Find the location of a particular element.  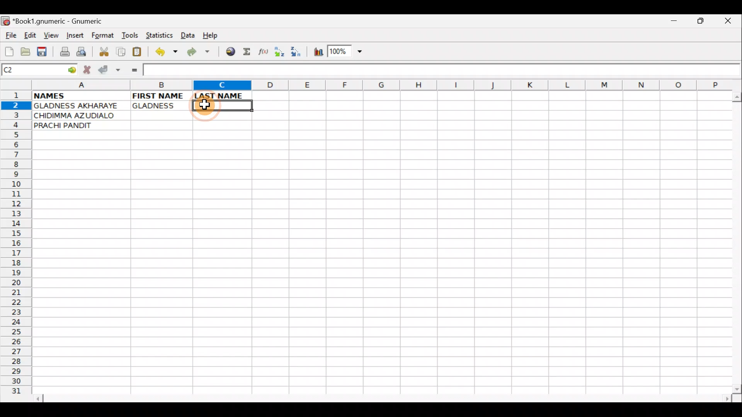

Columns is located at coordinates (381, 85).